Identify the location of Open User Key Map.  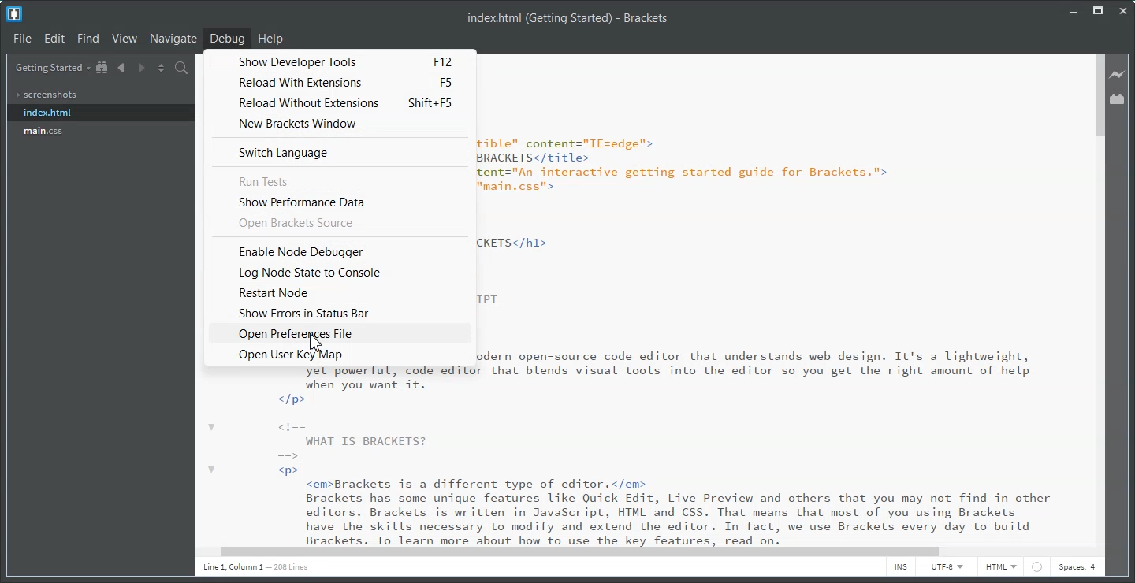
(337, 355).